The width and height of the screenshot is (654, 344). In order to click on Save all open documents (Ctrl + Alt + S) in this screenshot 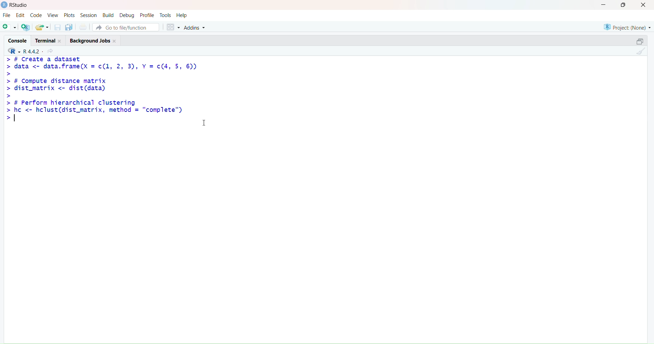, I will do `click(70, 26)`.